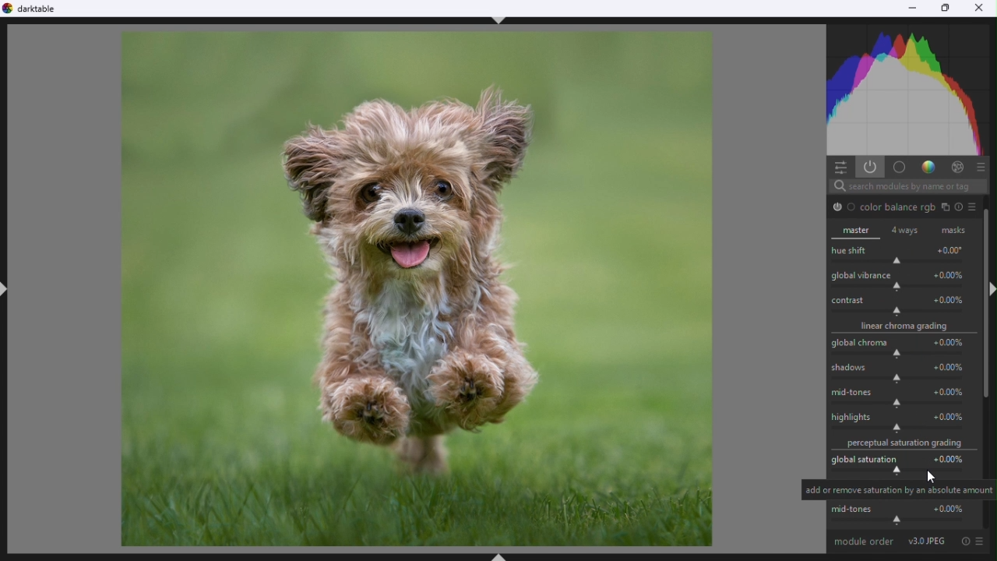 This screenshot has height=561, width=997. Describe the element at coordinates (991, 312) in the screenshot. I see `Vertical scrollbar` at that location.